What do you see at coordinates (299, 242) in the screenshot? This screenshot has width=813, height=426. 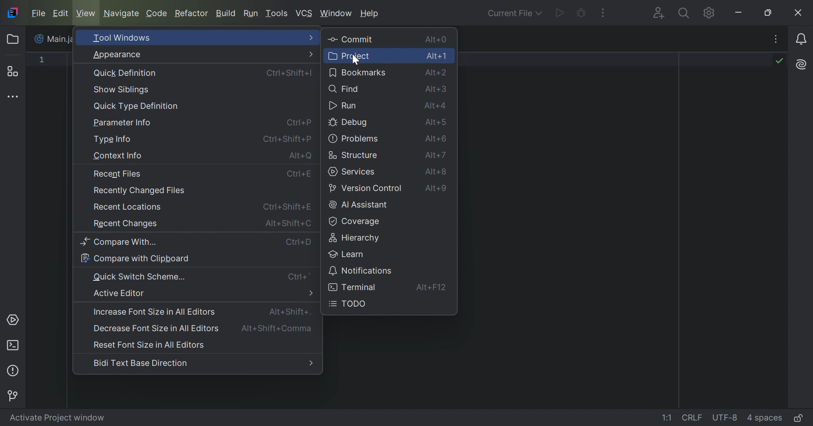 I see `Ctrl+D` at bounding box center [299, 242].